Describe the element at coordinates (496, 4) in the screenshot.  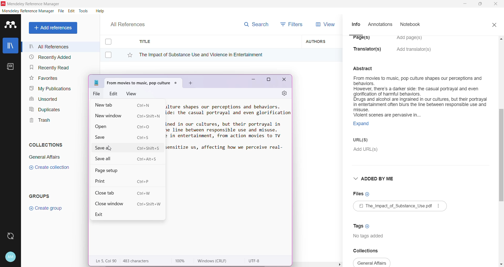
I see `Close` at that location.